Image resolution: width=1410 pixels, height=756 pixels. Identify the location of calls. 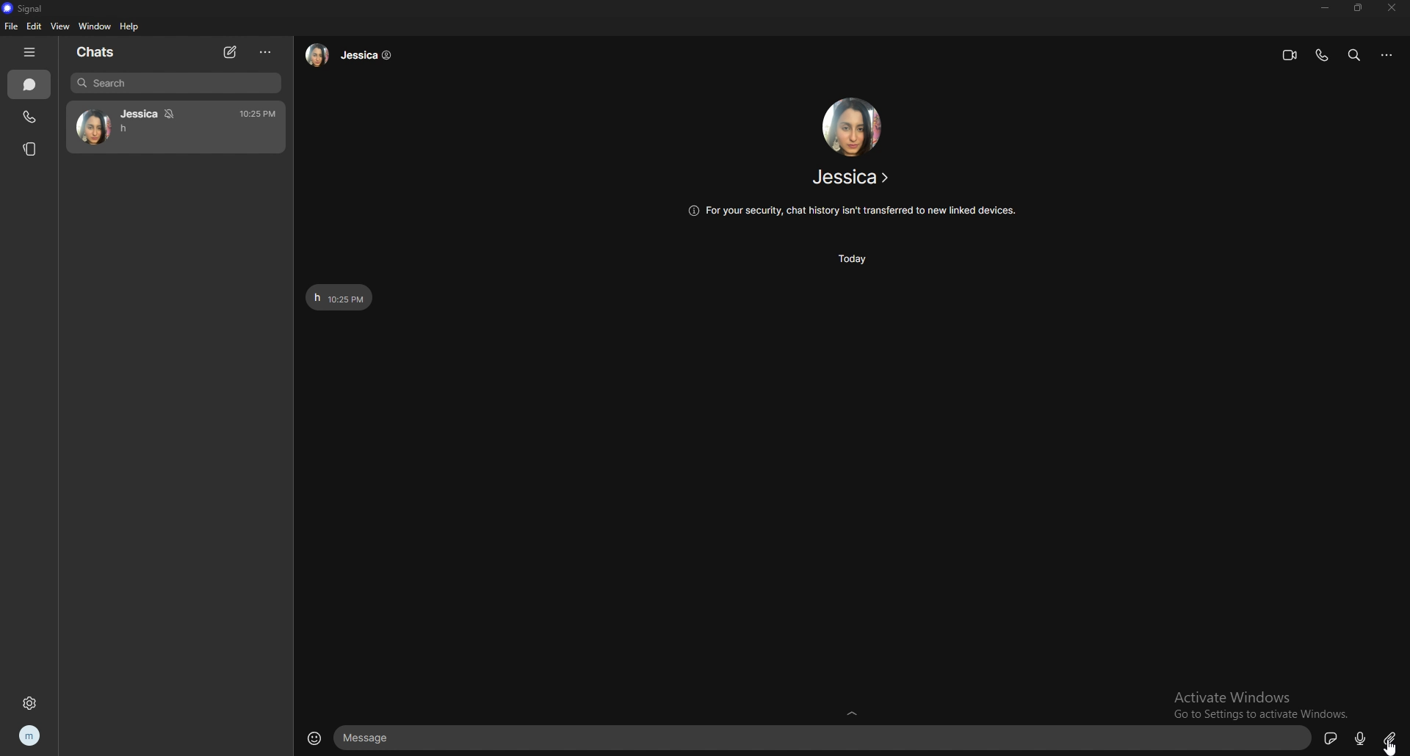
(29, 117).